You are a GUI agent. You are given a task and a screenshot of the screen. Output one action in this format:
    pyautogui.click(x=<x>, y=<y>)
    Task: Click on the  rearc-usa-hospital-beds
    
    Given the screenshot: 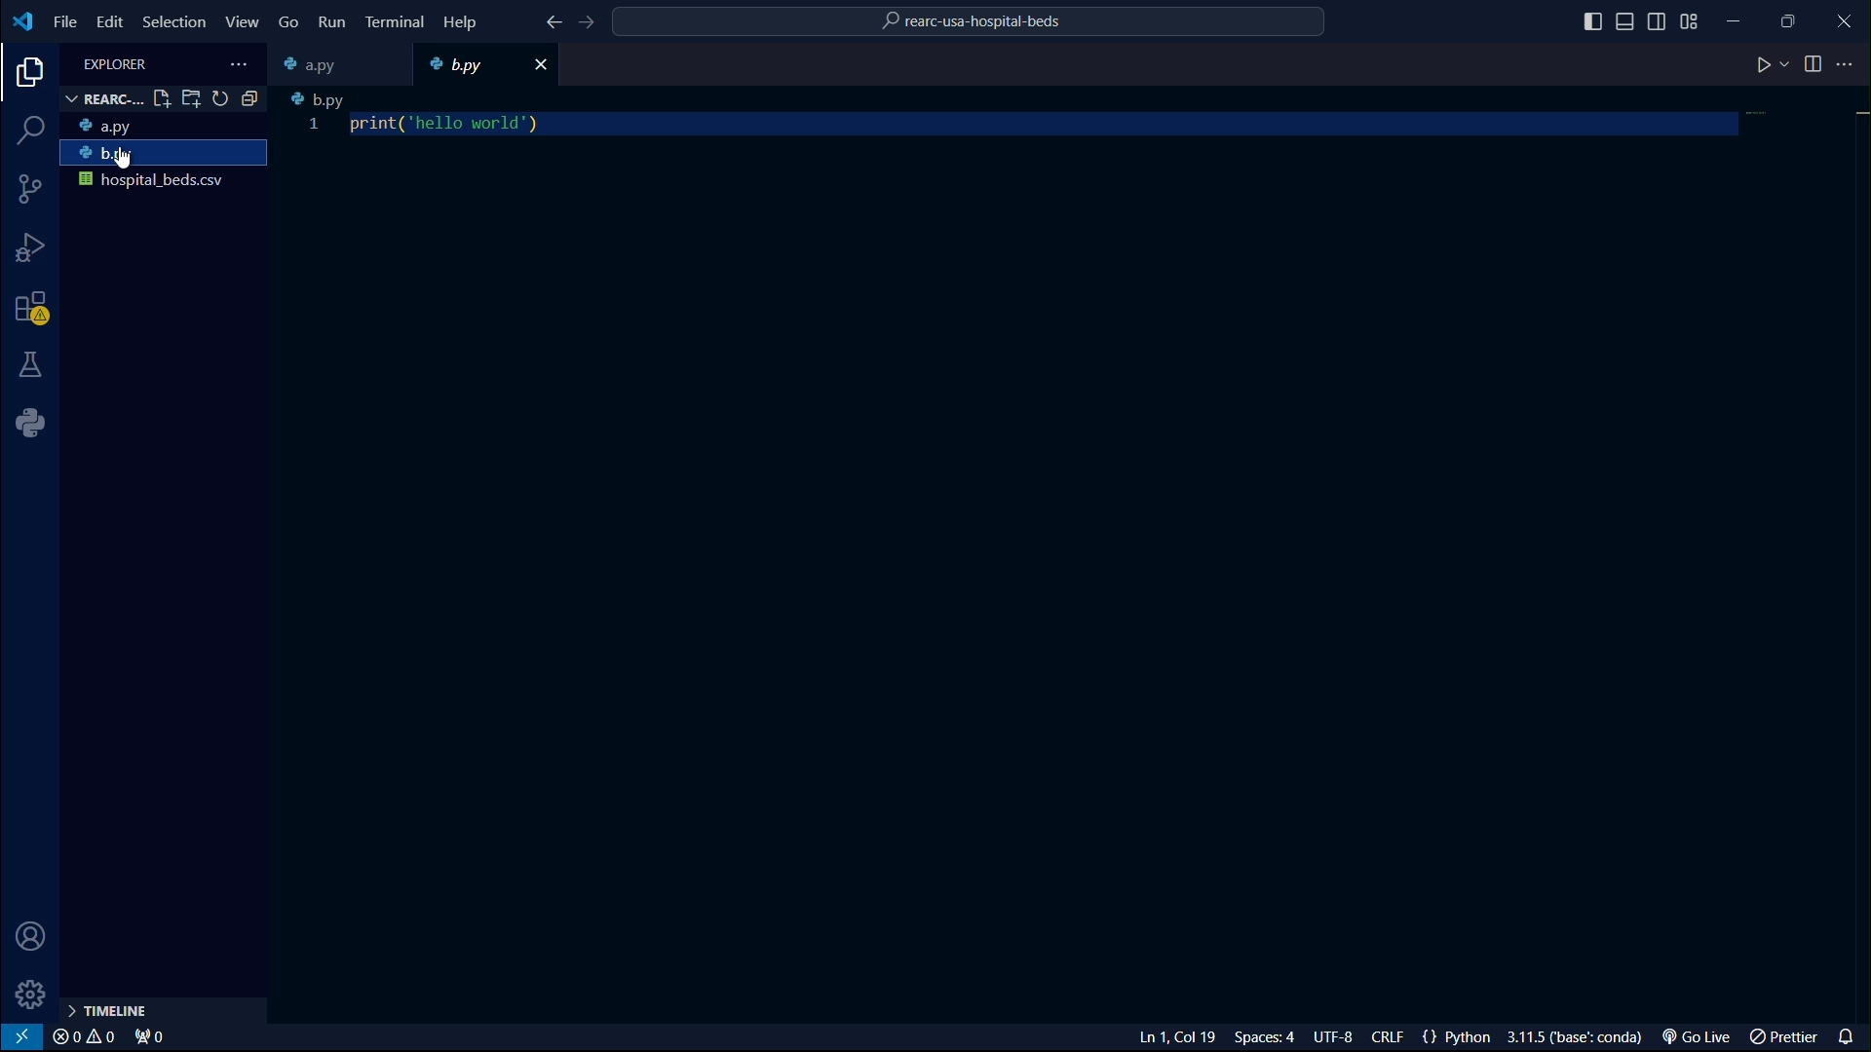 What is the action you would take?
    pyautogui.click(x=981, y=19)
    